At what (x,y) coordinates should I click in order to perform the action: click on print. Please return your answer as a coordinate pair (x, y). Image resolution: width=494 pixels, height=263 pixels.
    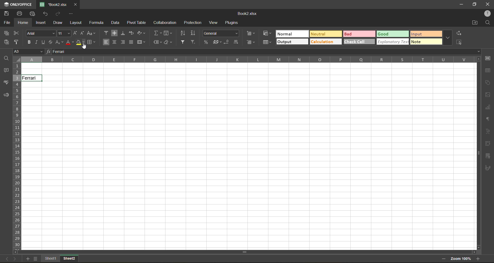
    Looking at the image, I should click on (21, 13).